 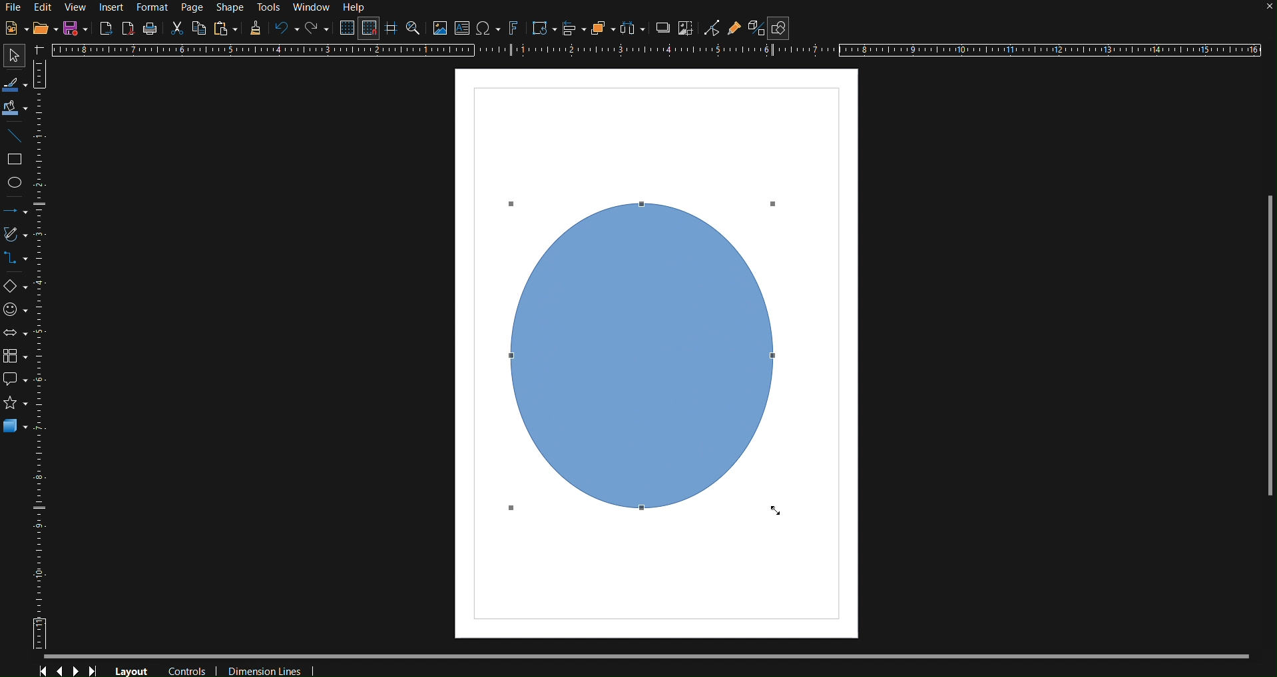 What do you see at coordinates (390, 29) in the screenshot?
I see `Helplines while moving` at bounding box center [390, 29].